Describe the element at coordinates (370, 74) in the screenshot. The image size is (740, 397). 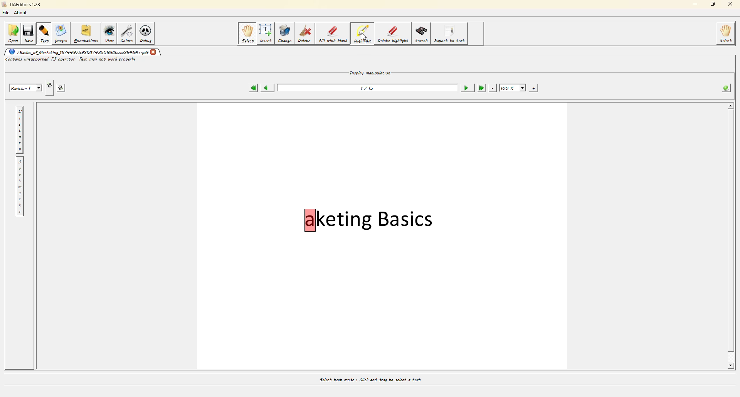
I see `display manipulation` at that location.